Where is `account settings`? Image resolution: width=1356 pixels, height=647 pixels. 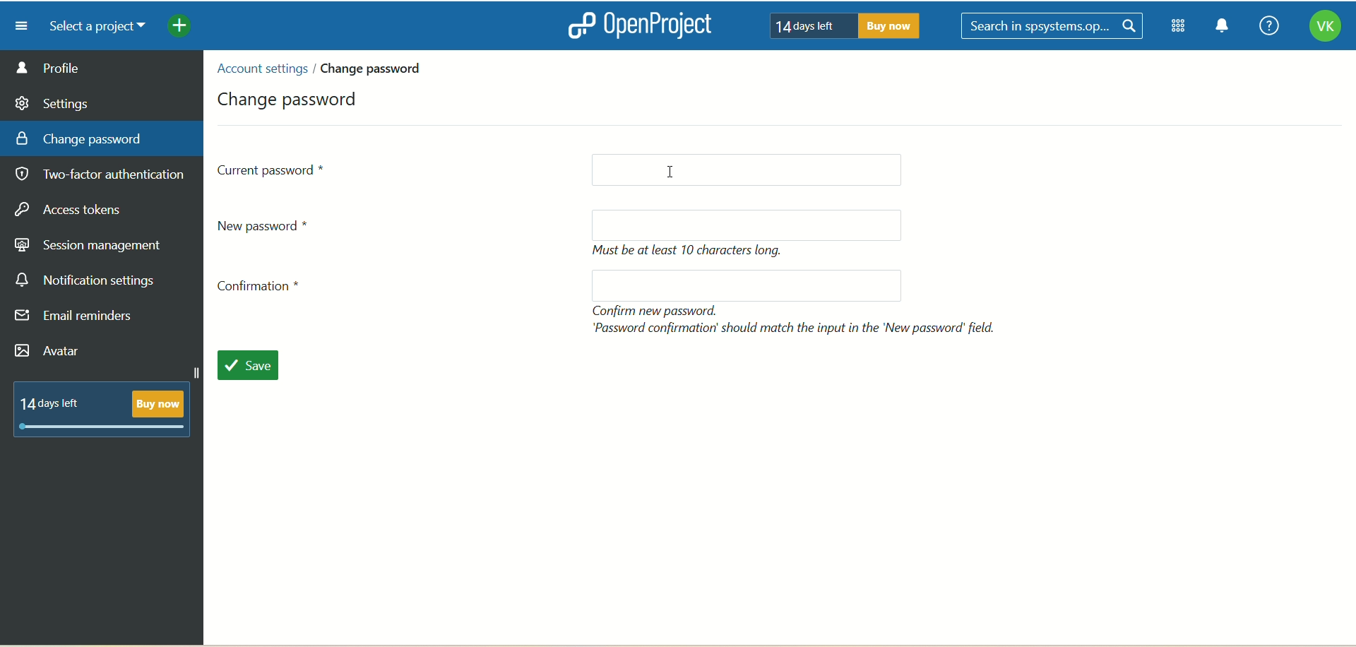
account settings is located at coordinates (261, 69).